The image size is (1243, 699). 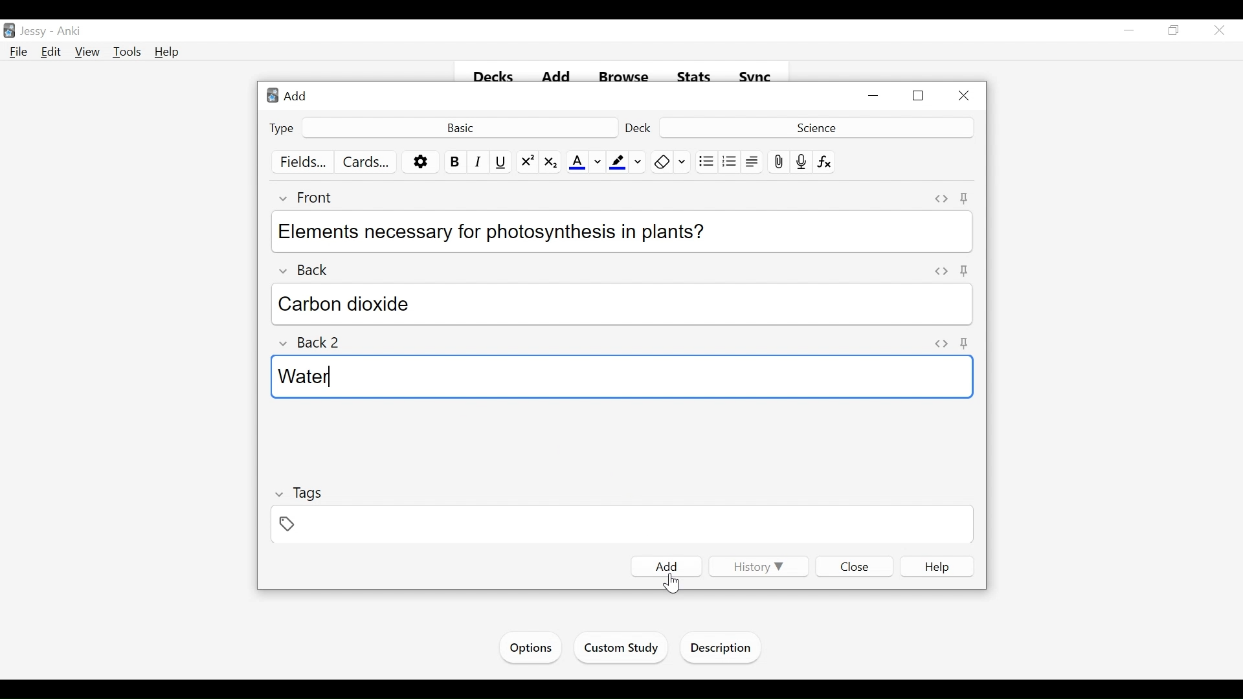 I want to click on Change color, so click(x=598, y=162).